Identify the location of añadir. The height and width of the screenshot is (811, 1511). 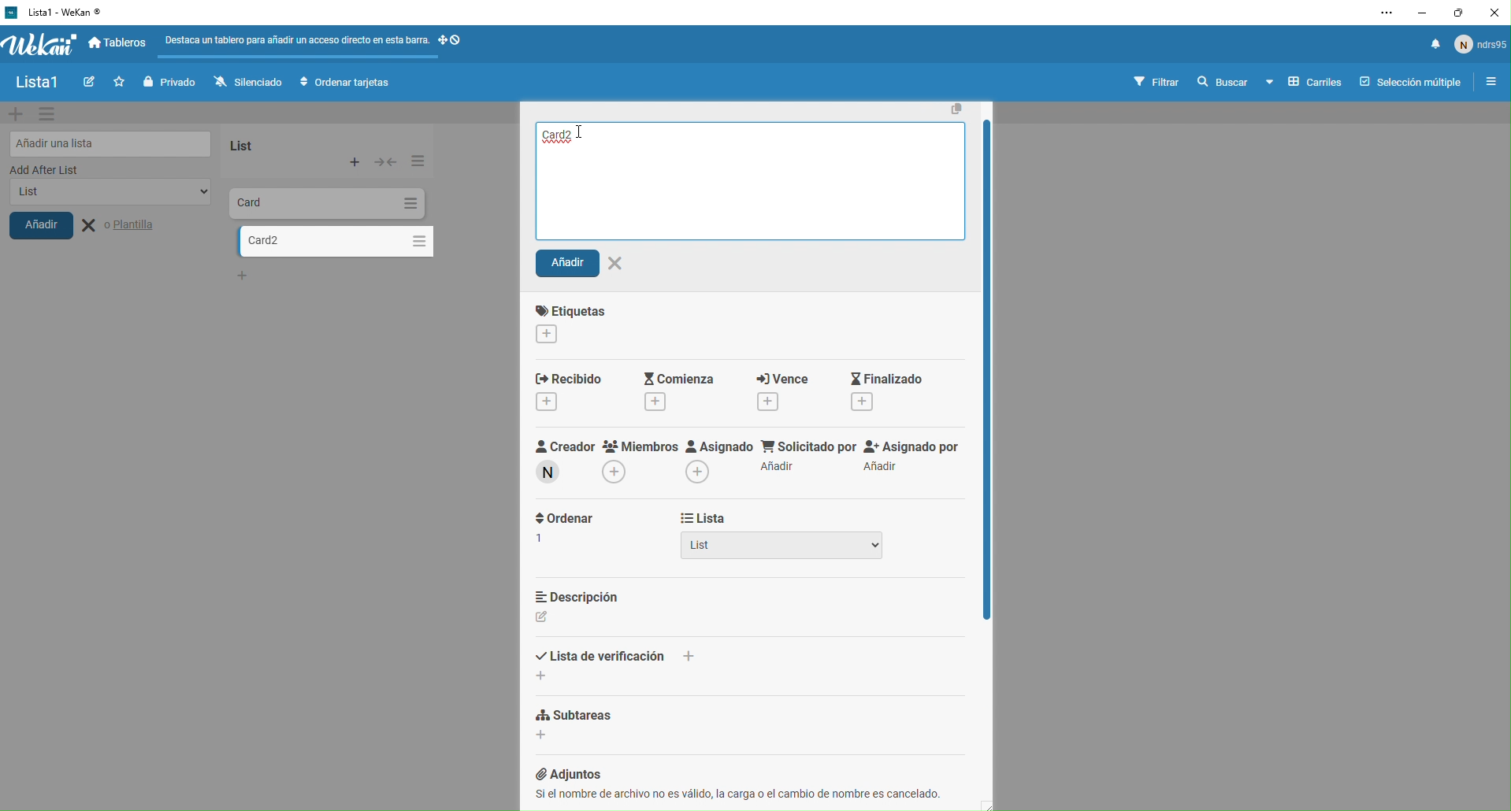
(54, 230).